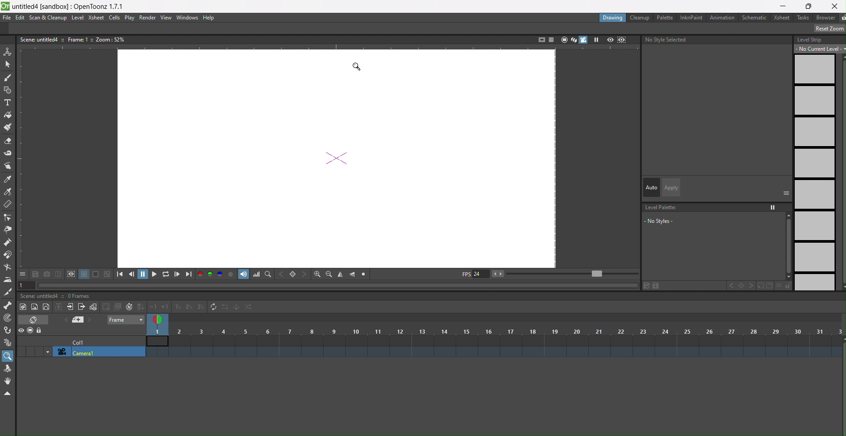 Image resolution: width=846 pixels, height=436 pixels. I want to click on xsheet, so click(96, 18).